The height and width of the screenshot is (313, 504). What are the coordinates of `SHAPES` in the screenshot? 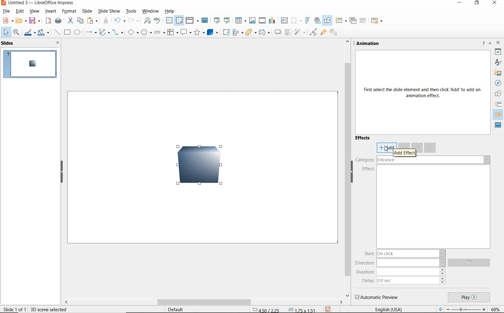 It's located at (498, 94).